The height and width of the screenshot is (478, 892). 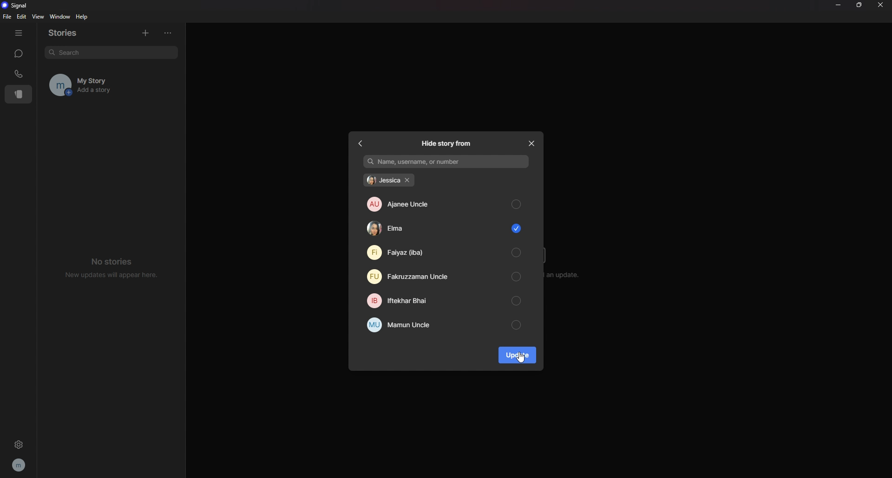 What do you see at coordinates (38, 16) in the screenshot?
I see `view` at bounding box center [38, 16].